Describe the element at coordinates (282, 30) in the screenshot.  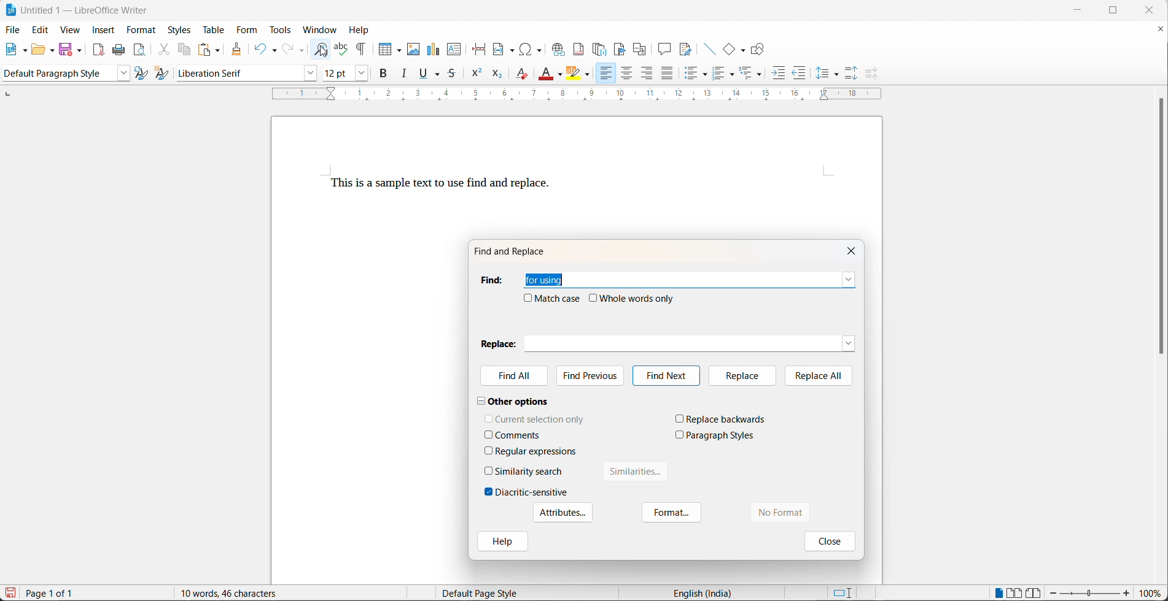
I see `tools` at that location.